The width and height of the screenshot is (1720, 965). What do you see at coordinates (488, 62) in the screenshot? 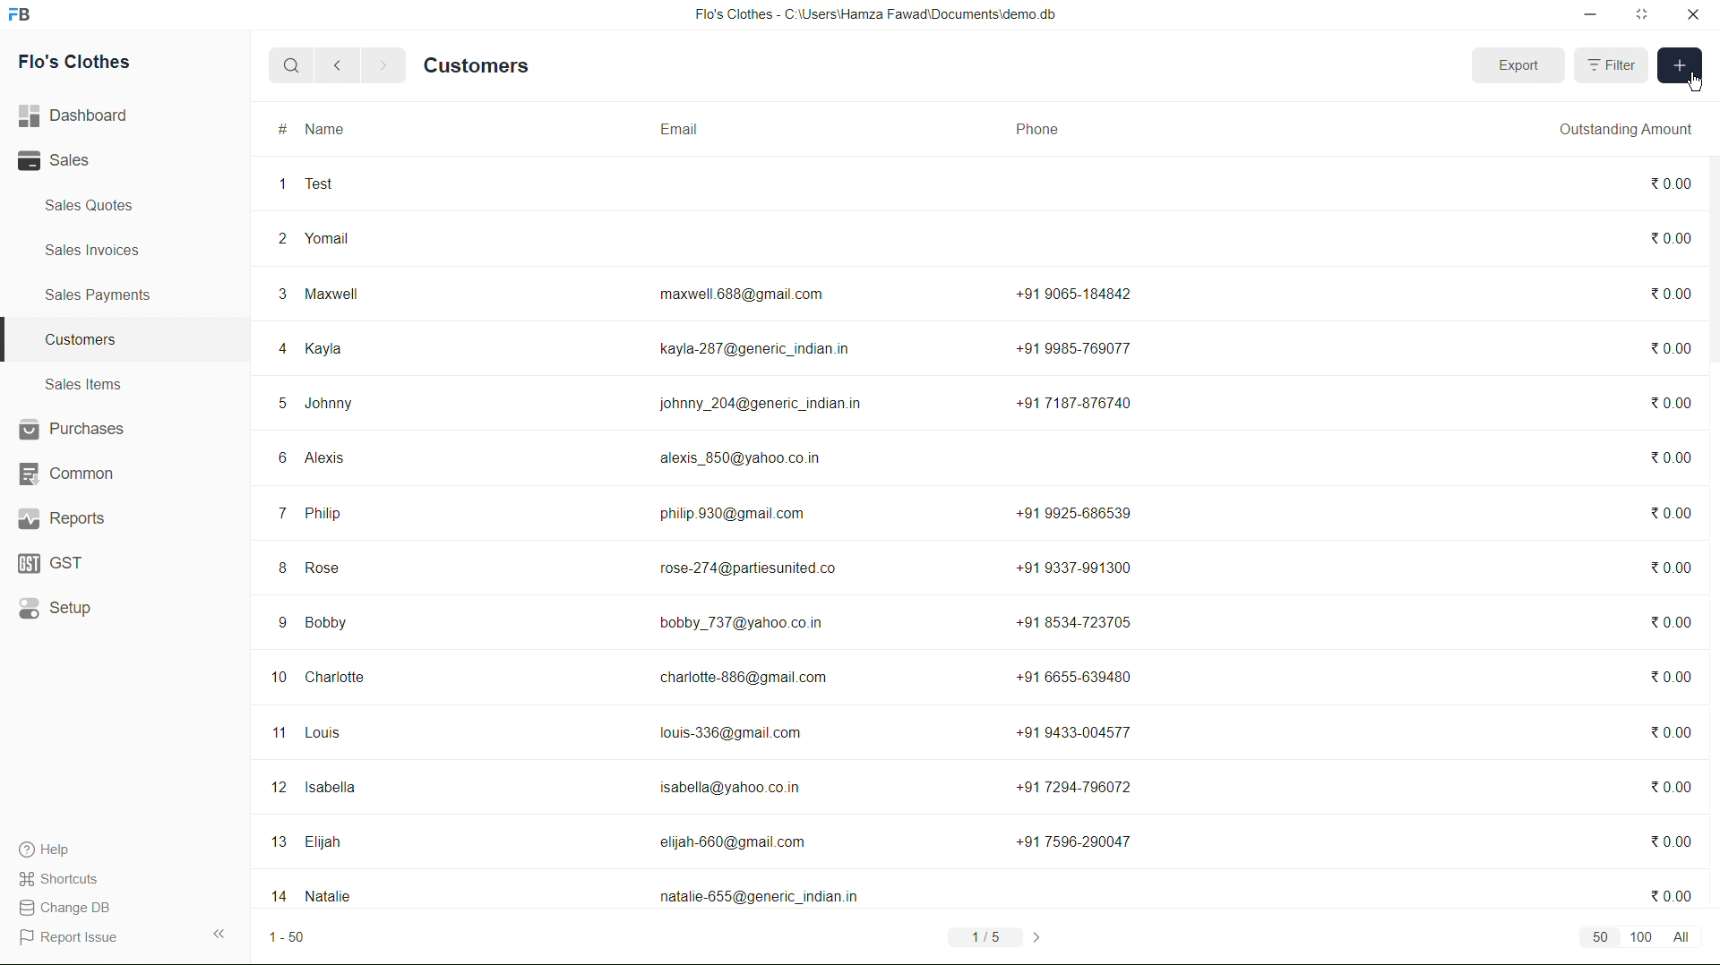
I see `Customers` at bounding box center [488, 62].